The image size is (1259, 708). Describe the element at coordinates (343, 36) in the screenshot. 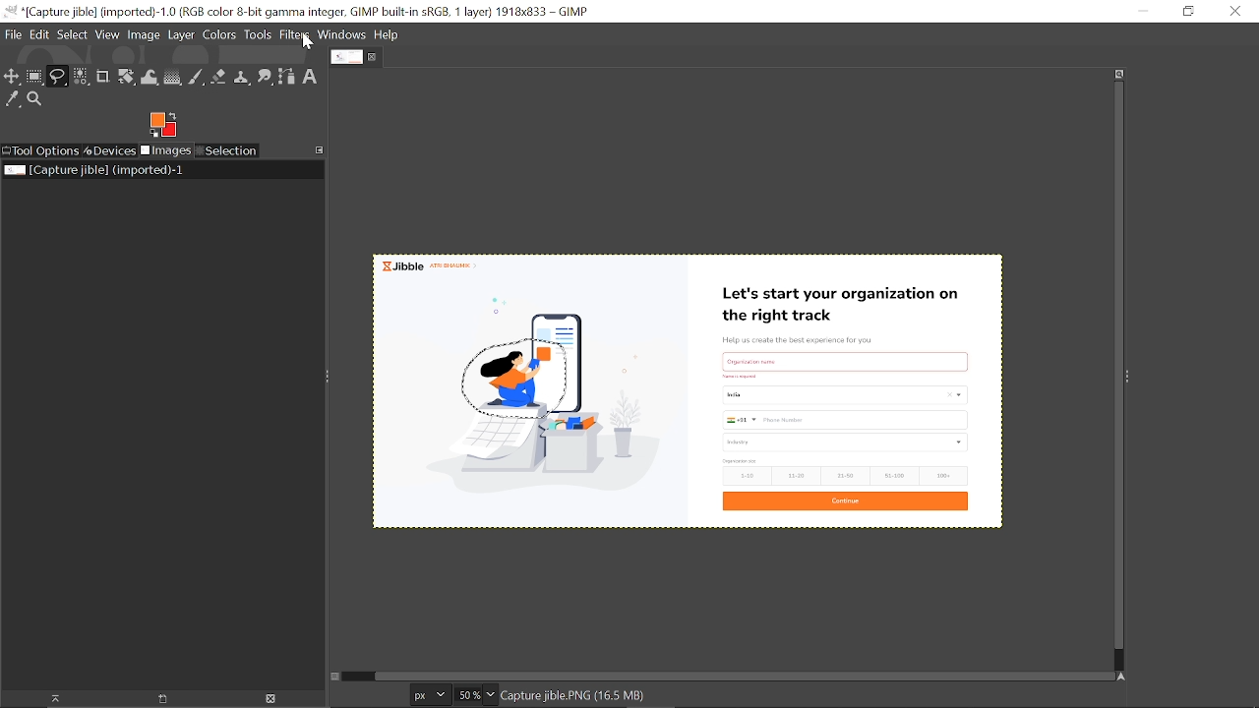

I see `Windows` at that location.